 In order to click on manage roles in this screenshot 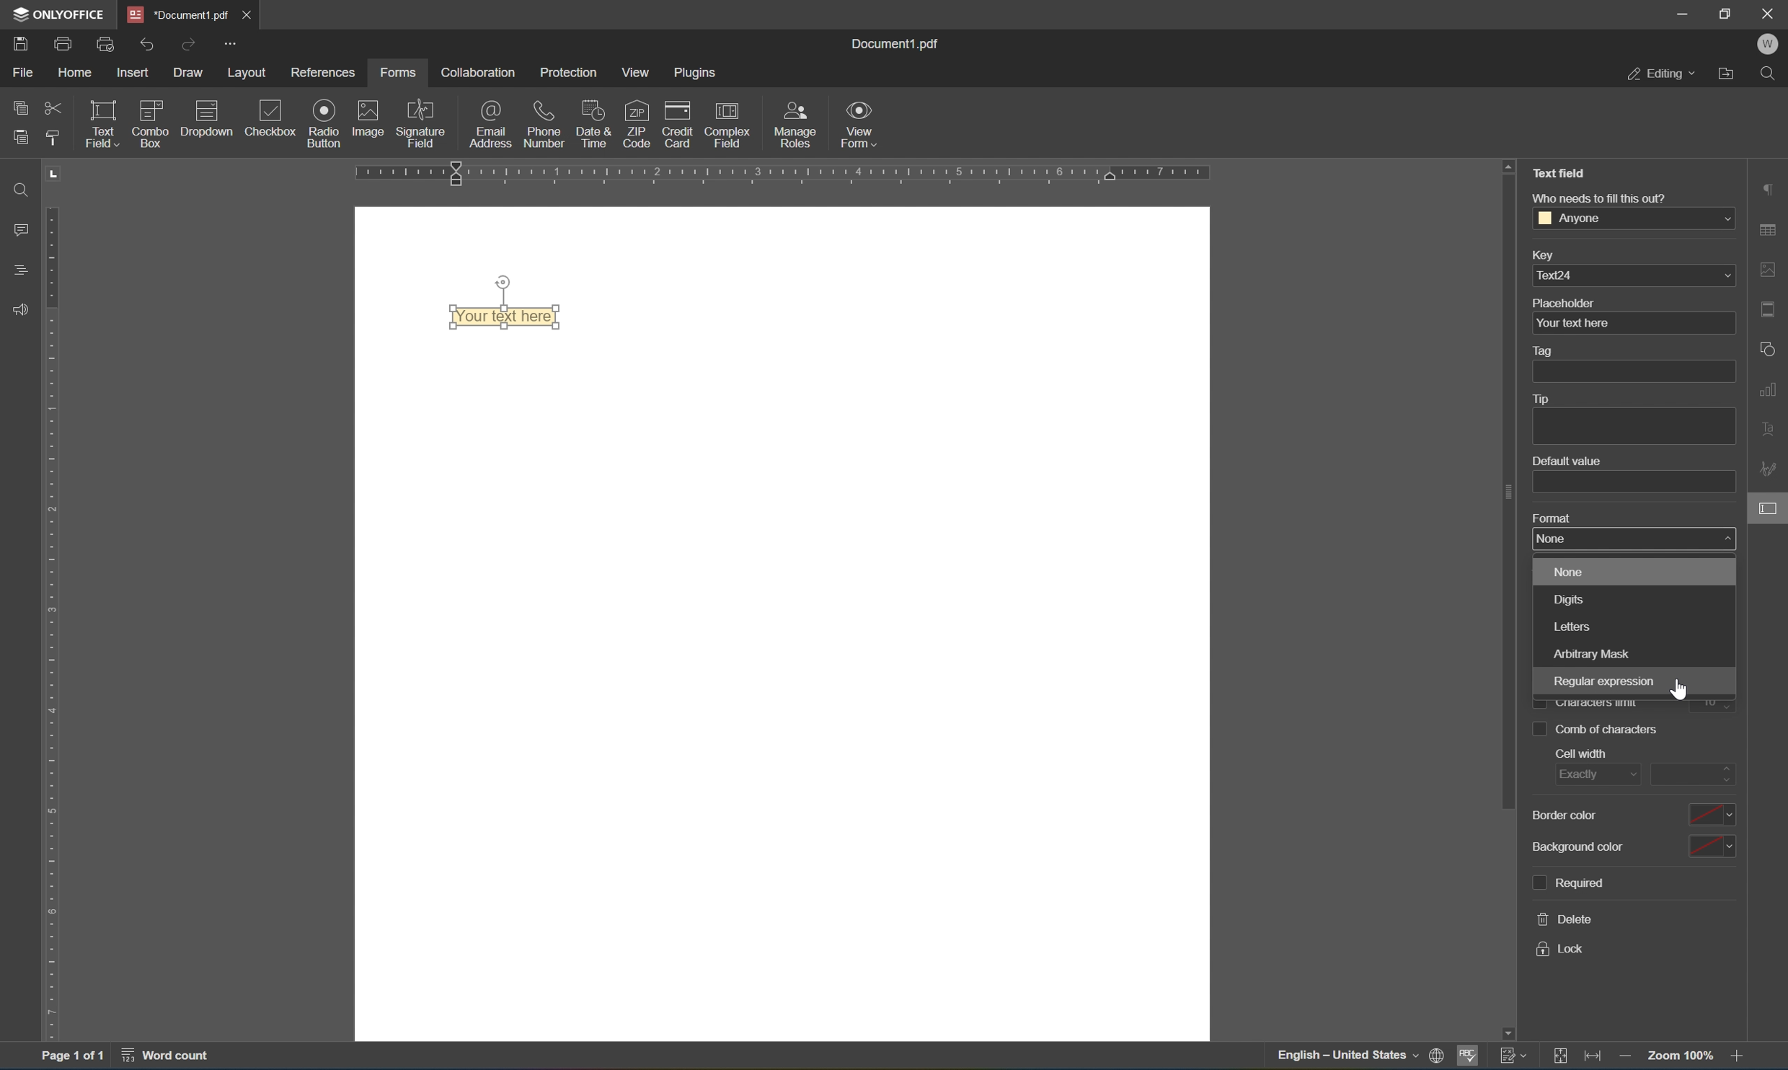, I will do `click(799, 125)`.